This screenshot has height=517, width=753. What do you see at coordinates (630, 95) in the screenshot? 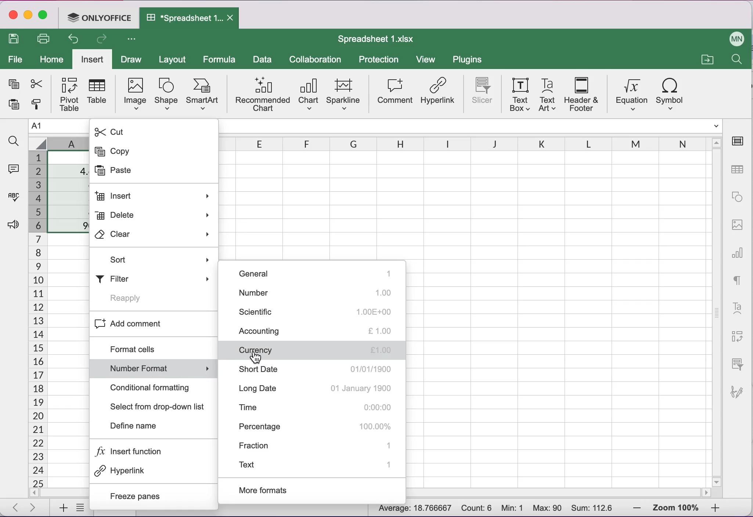
I see `equation` at bounding box center [630, 95].